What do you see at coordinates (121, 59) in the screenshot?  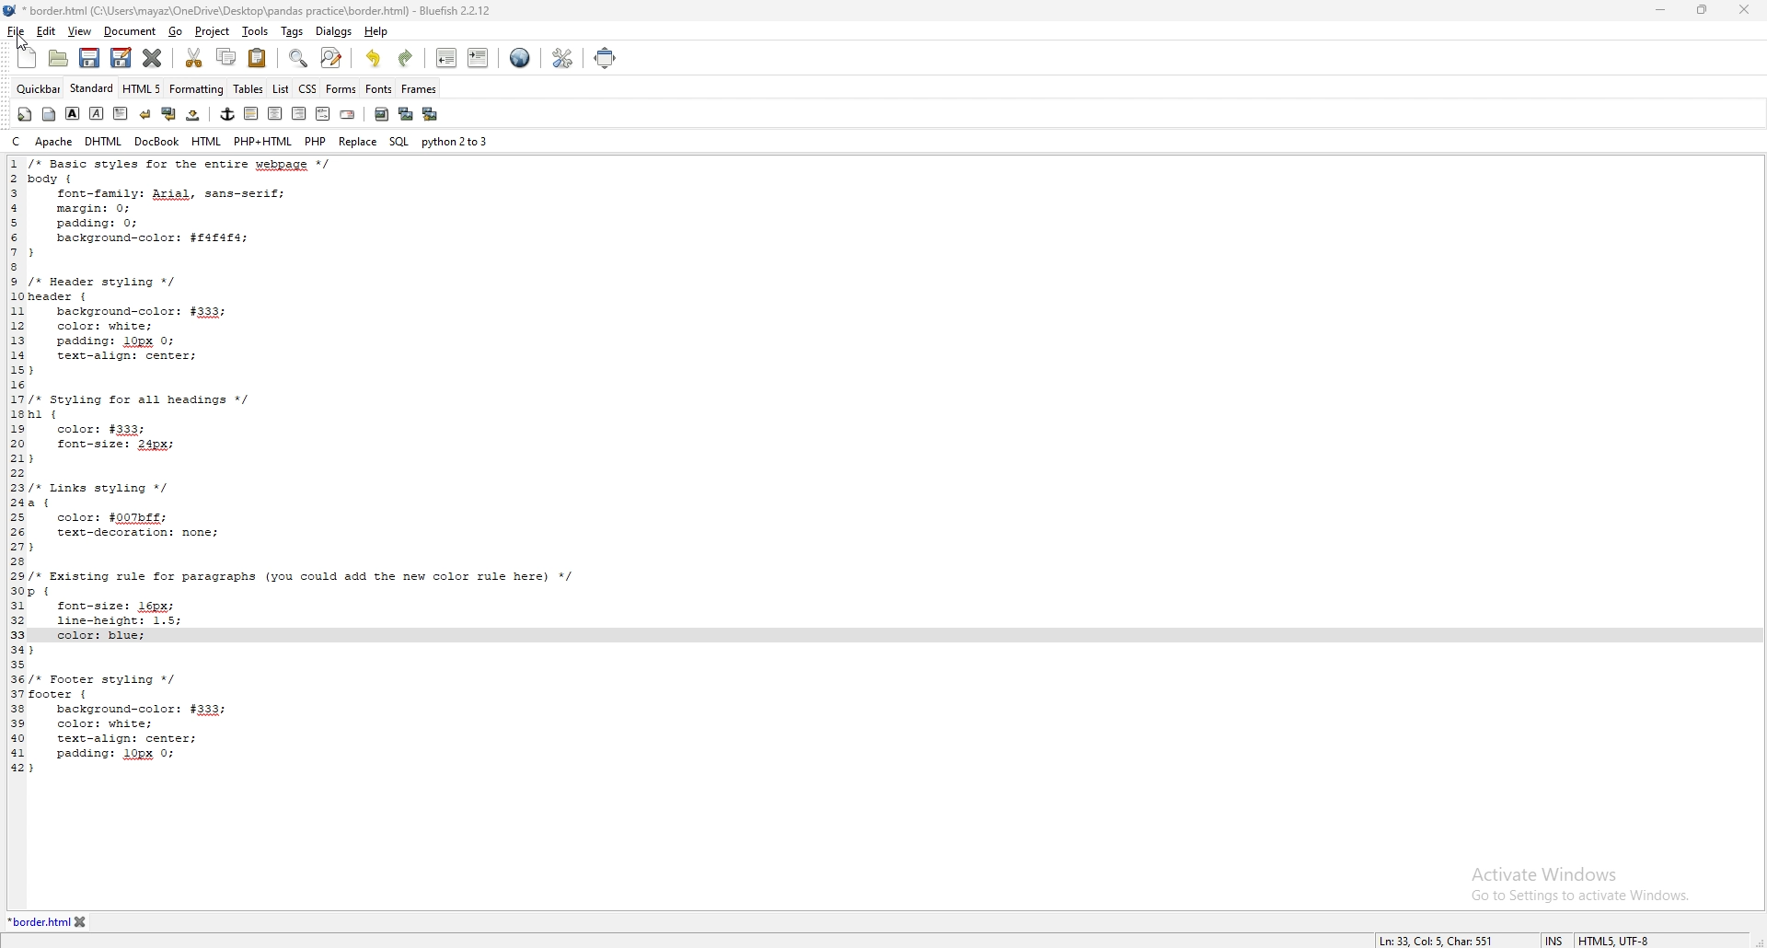 I see `save as` at bounding box center [121, 59].